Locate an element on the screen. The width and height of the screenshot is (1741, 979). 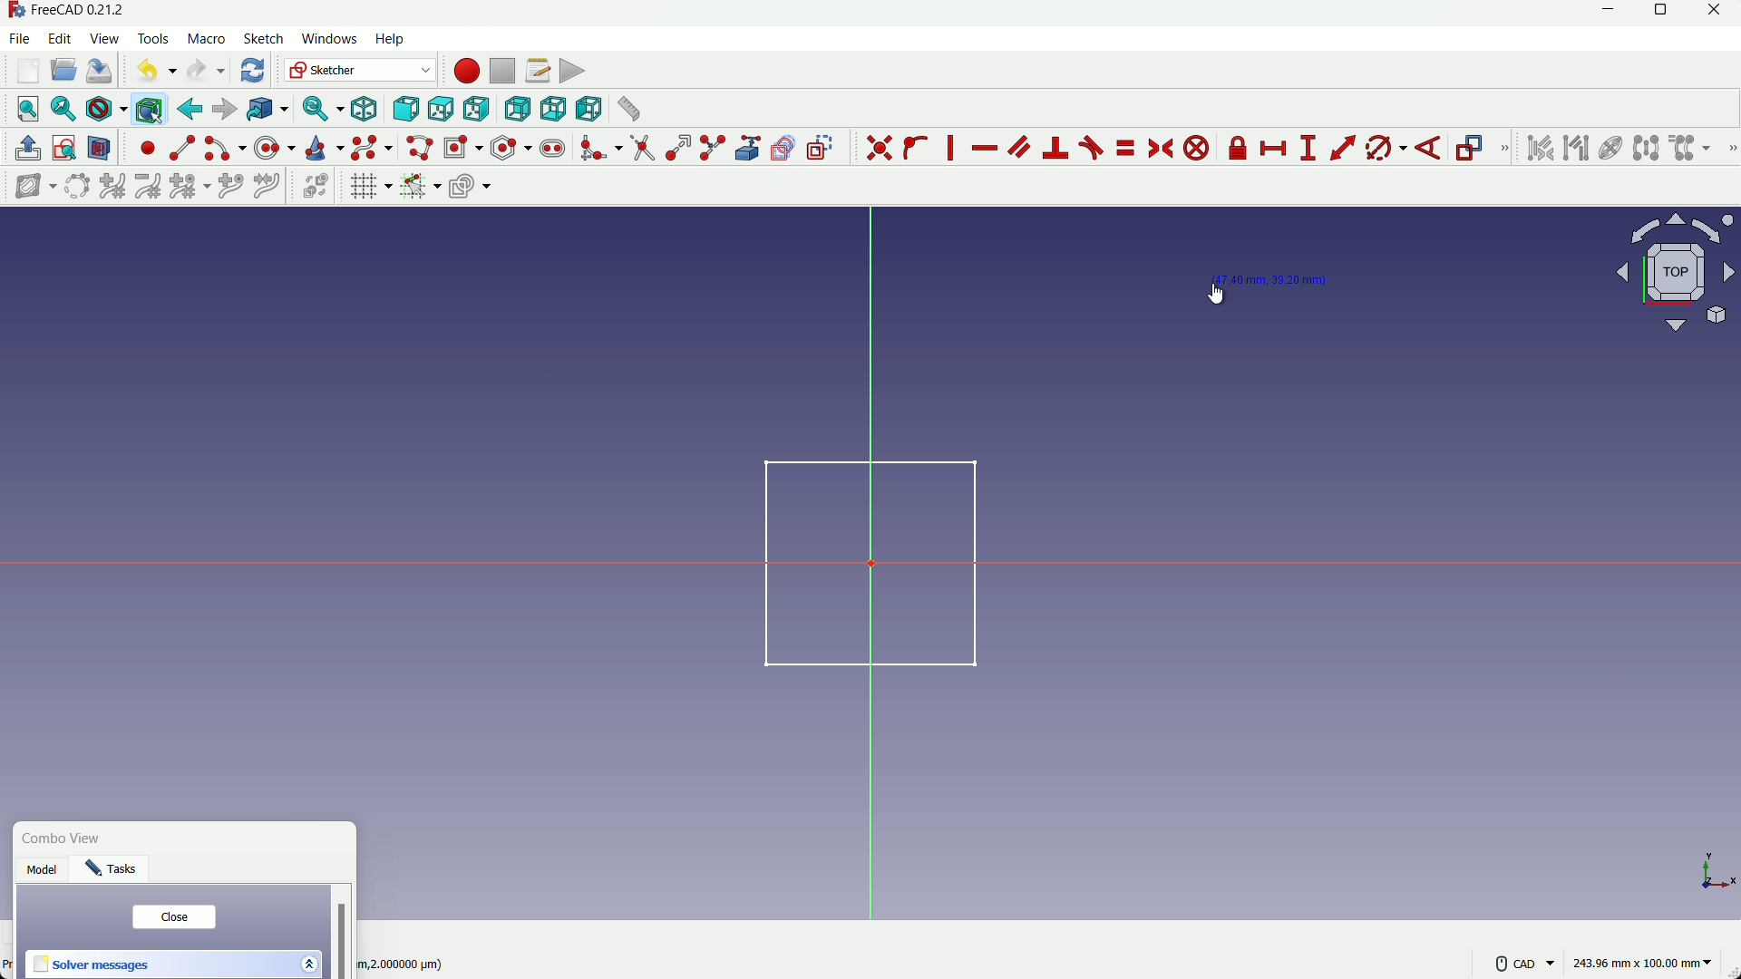
constraint vertical distance is located at coordinates (1308, 149).